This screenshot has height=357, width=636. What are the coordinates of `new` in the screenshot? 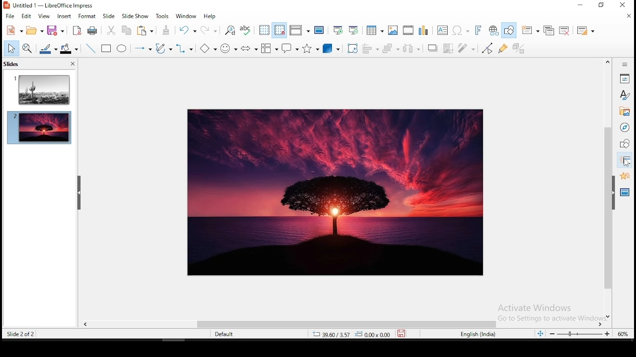 It's located at (12, 32).